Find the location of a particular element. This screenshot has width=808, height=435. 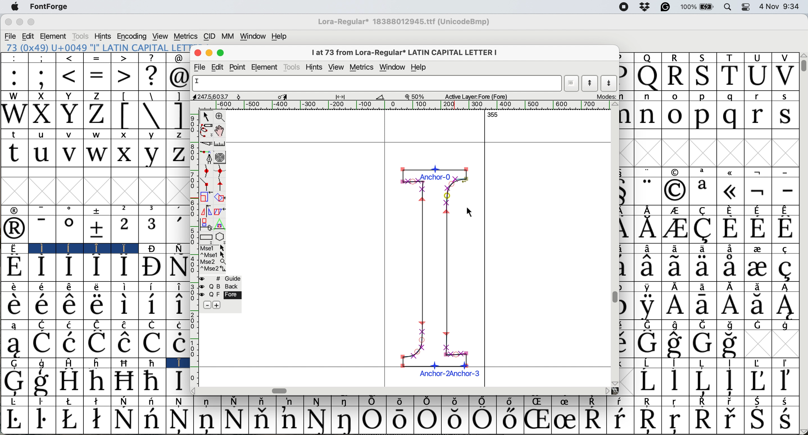

tools is located at coordinates (80, 37).